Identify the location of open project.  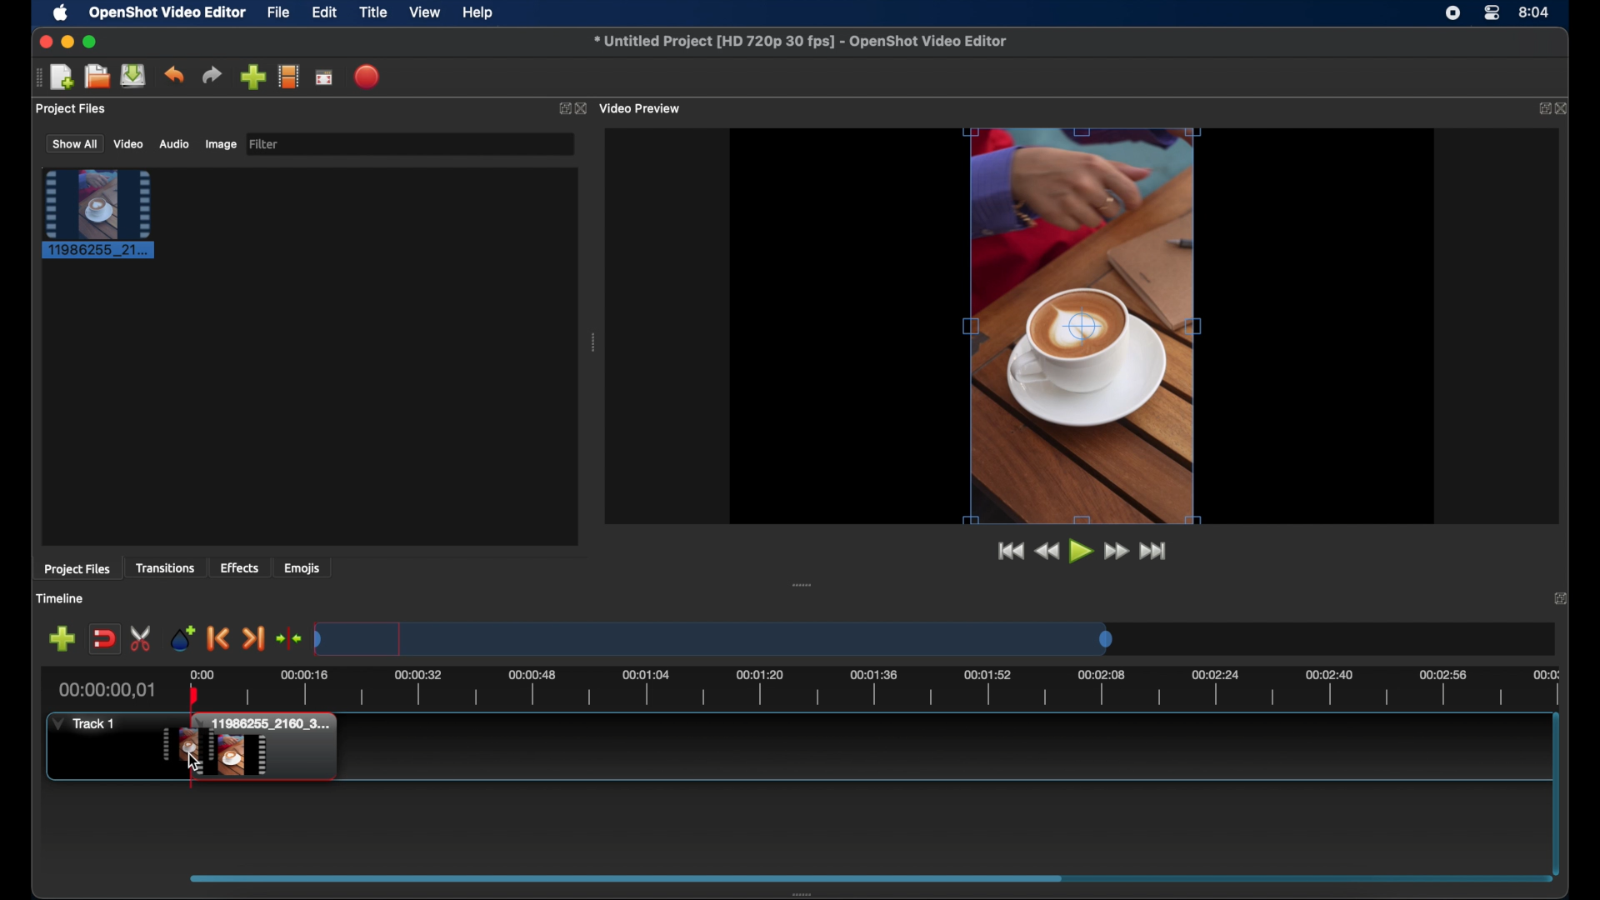
(97, 77).